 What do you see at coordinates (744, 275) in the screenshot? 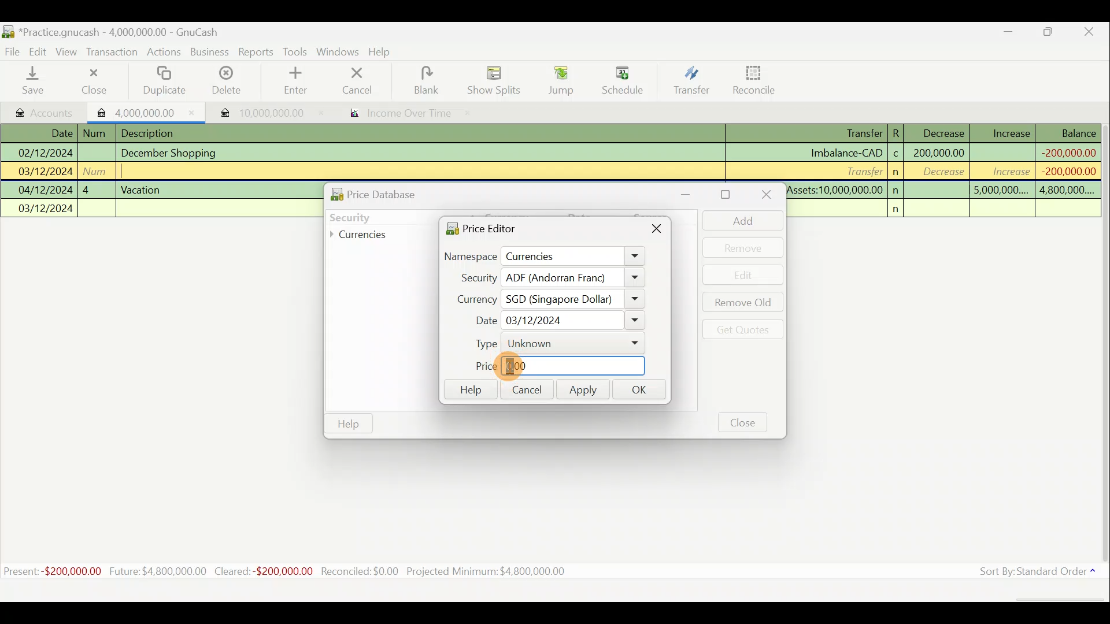
I see `Edit` at bounding box center [744, 275].